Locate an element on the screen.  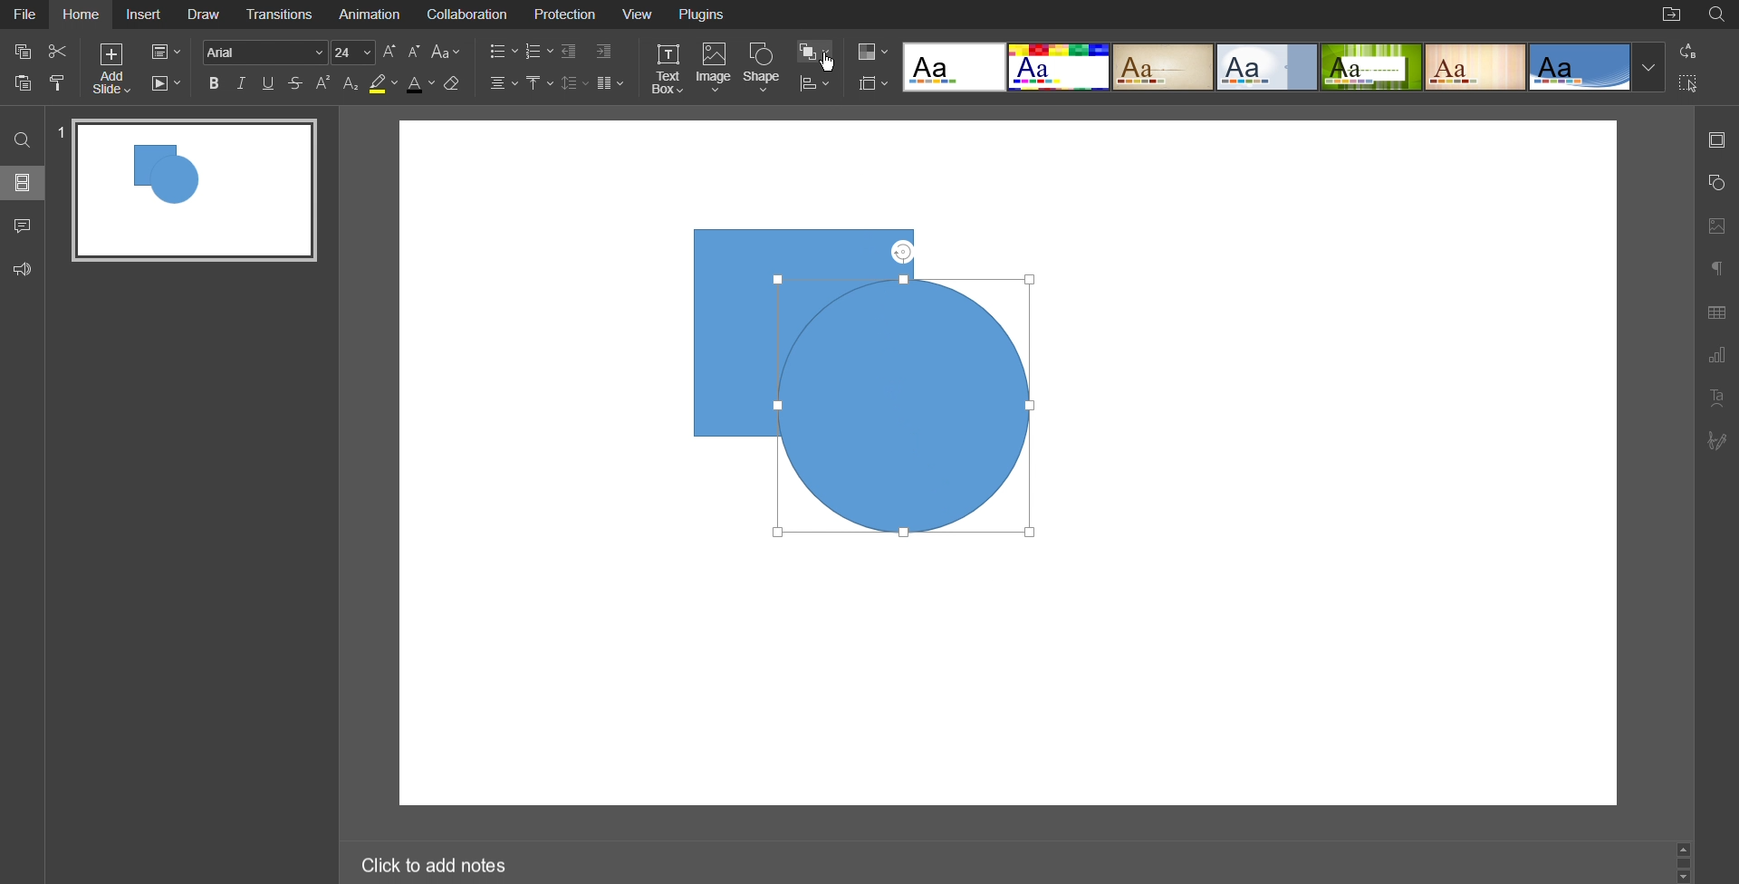
Graph Settings is located at coordinates (1717, 356).